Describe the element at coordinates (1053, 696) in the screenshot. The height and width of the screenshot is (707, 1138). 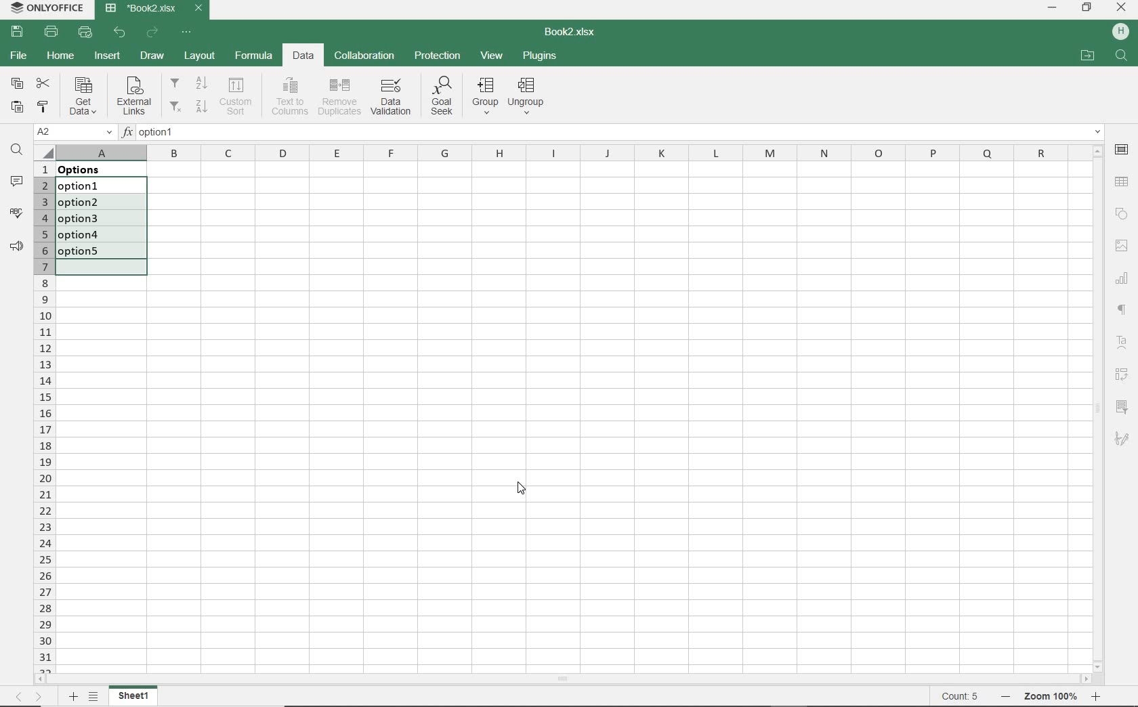
I see `Zoom 100%` at that location.